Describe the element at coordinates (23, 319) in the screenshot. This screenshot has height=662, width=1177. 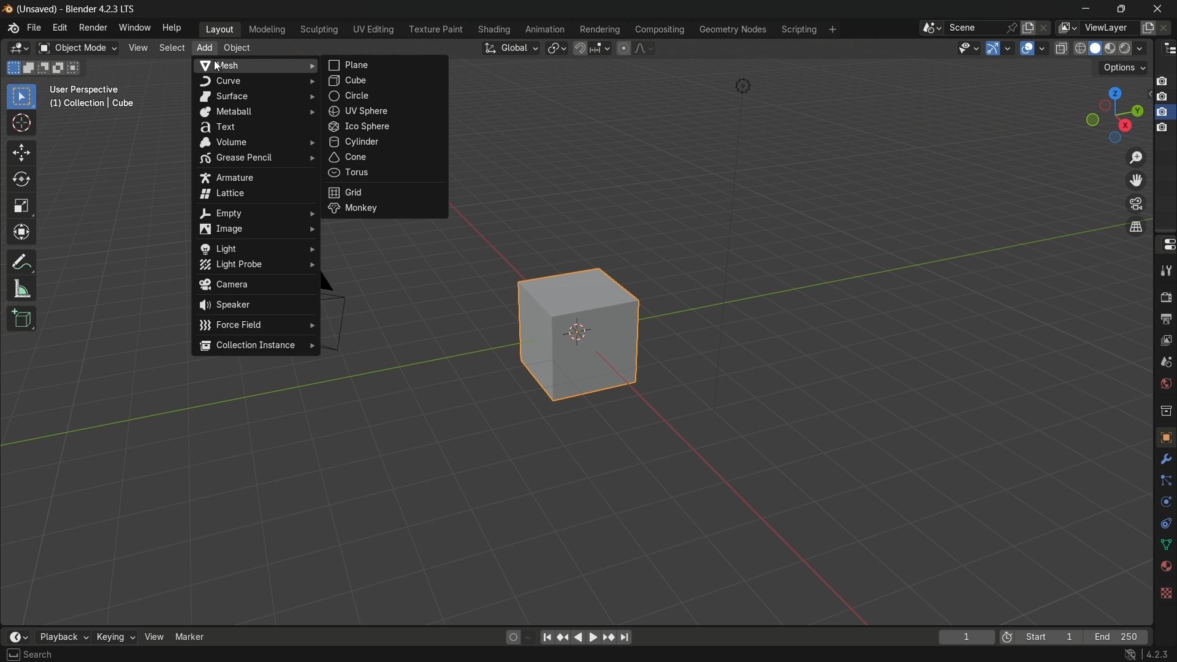
I see `add cube` at that location.